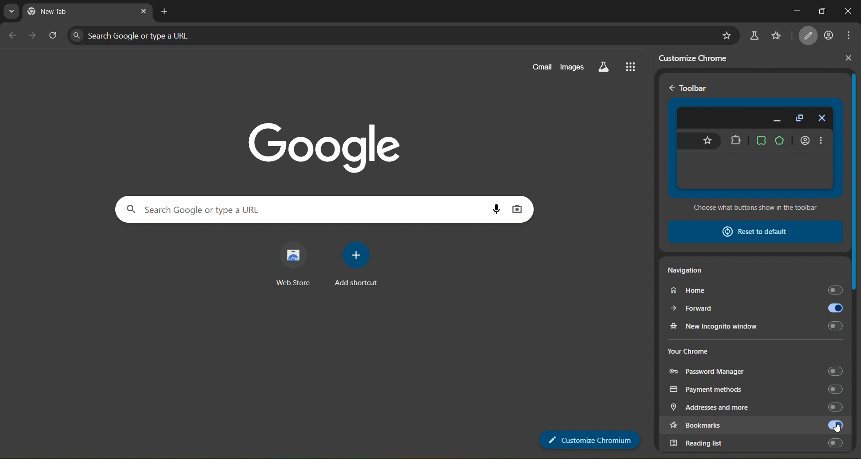 This screenshot has width=861, height=459. What do you see at coordinates (265, 208) in the screenshot?
I see `search panel` at bounding box center [265, 208].